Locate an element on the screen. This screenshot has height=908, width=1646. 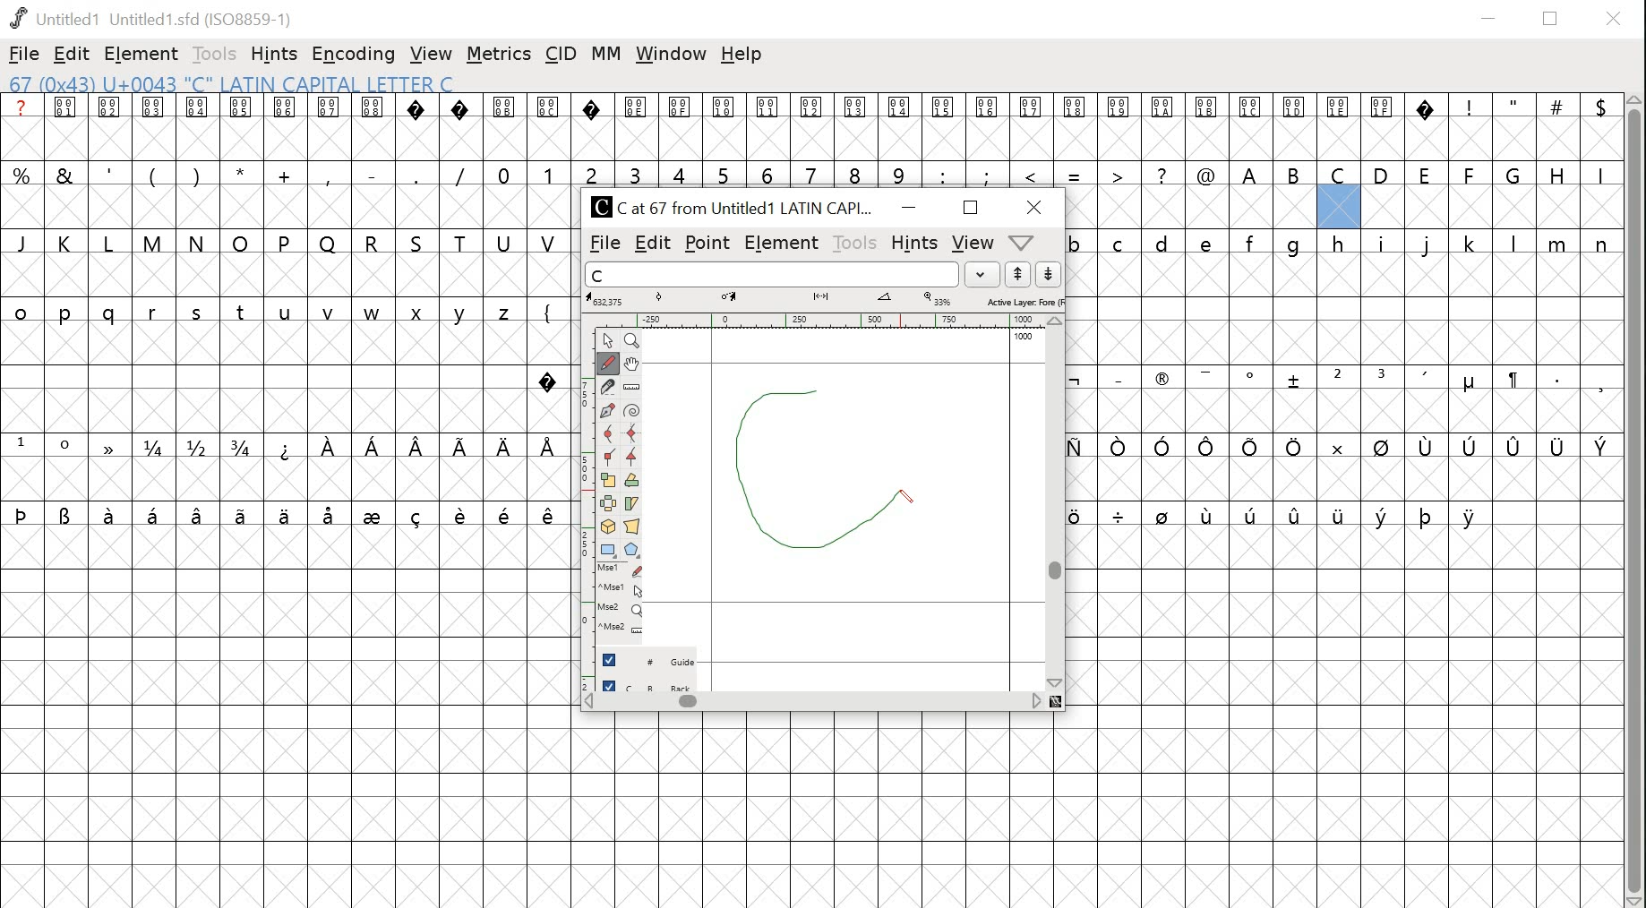
flip is located at coordinates (612, 503).